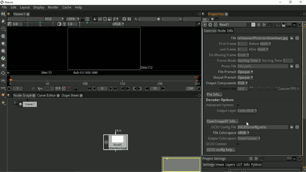  Describe the element at coordinates (123, 19) in the screenshot. I see `Force a new render` at that location.